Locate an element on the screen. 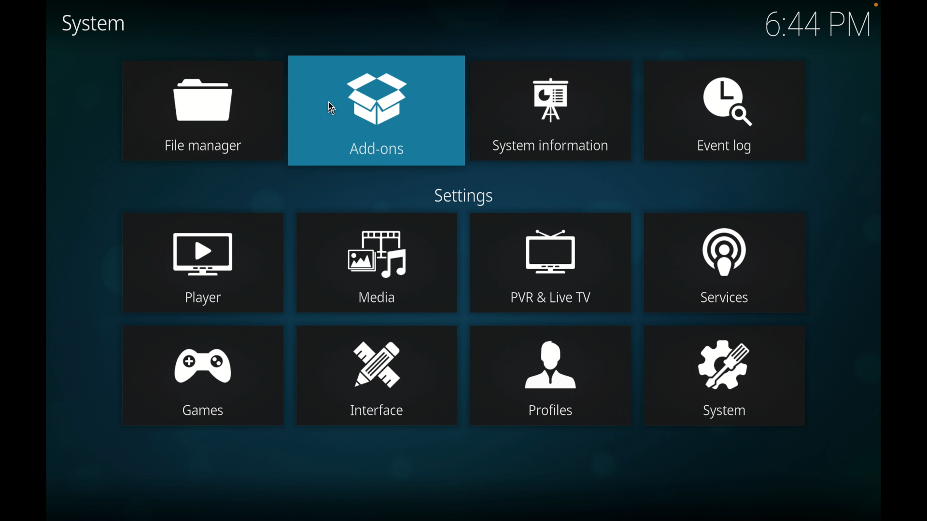  system information is located at coordinates (553, 111).